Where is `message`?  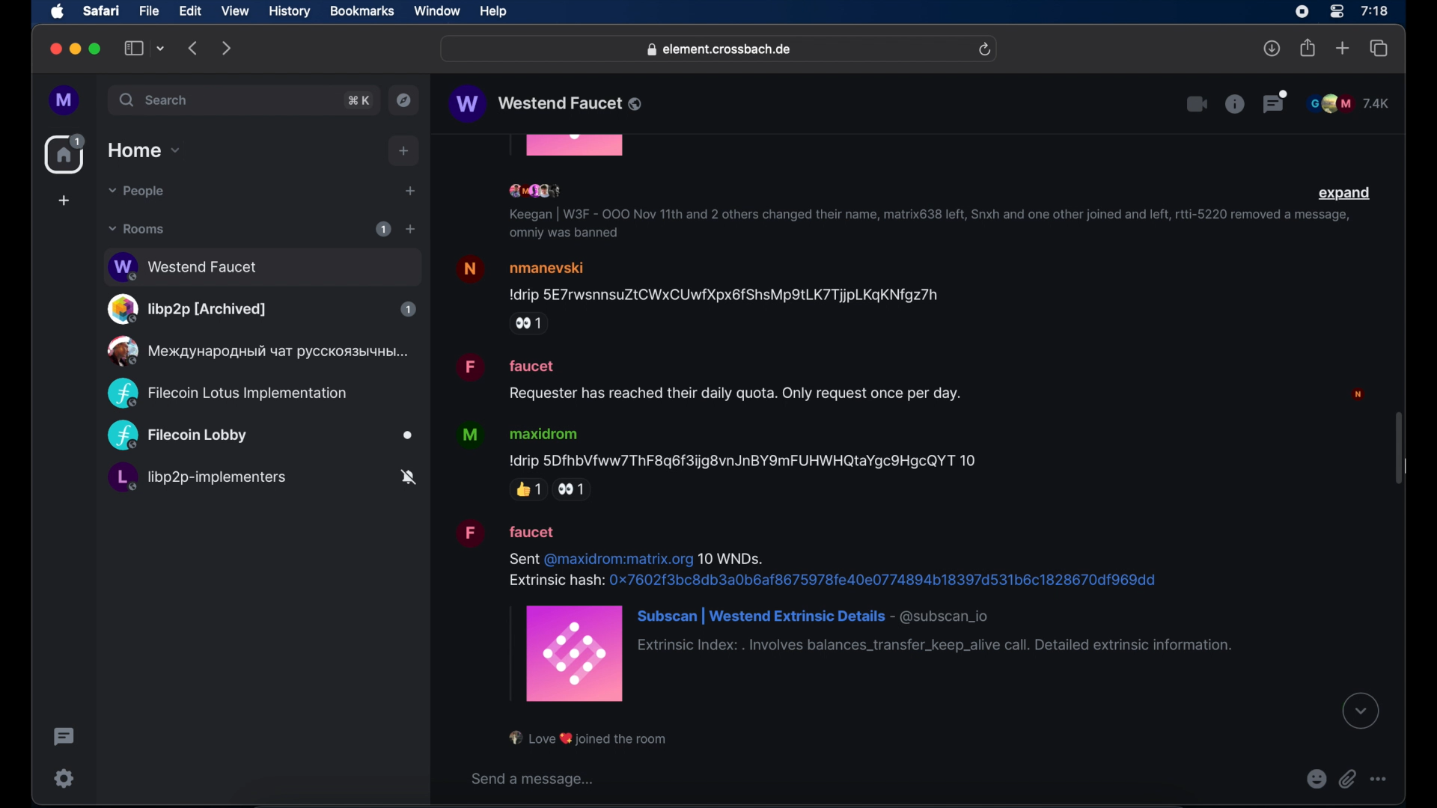 message is located at coordinates (722, 445).